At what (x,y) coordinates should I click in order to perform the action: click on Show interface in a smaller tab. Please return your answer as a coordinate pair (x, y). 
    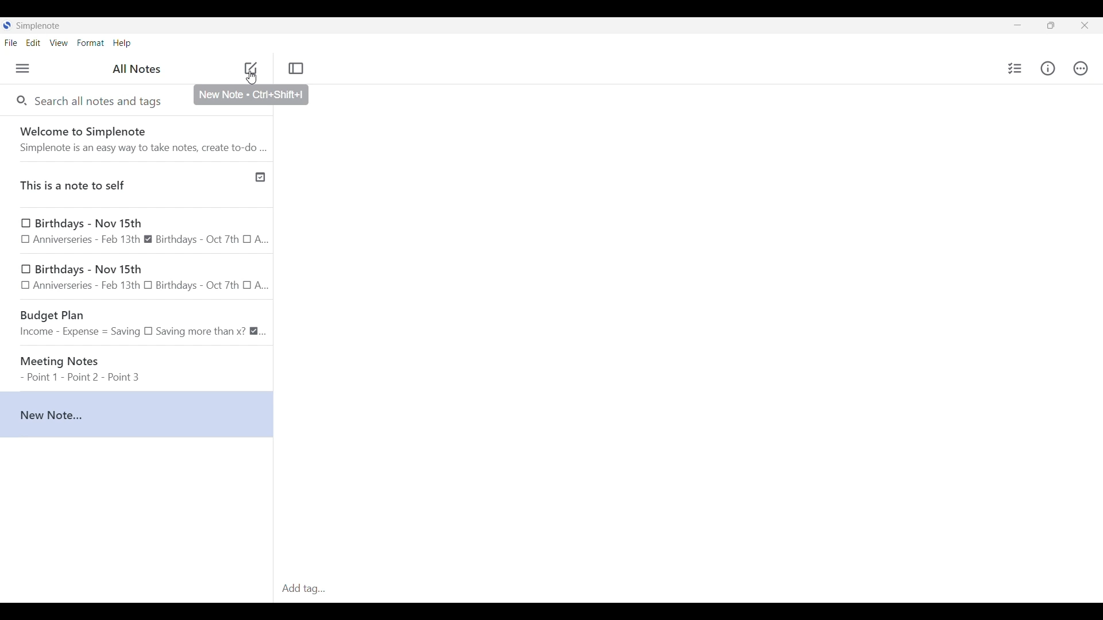
    Looking at the image, I should click on (1051, 25).